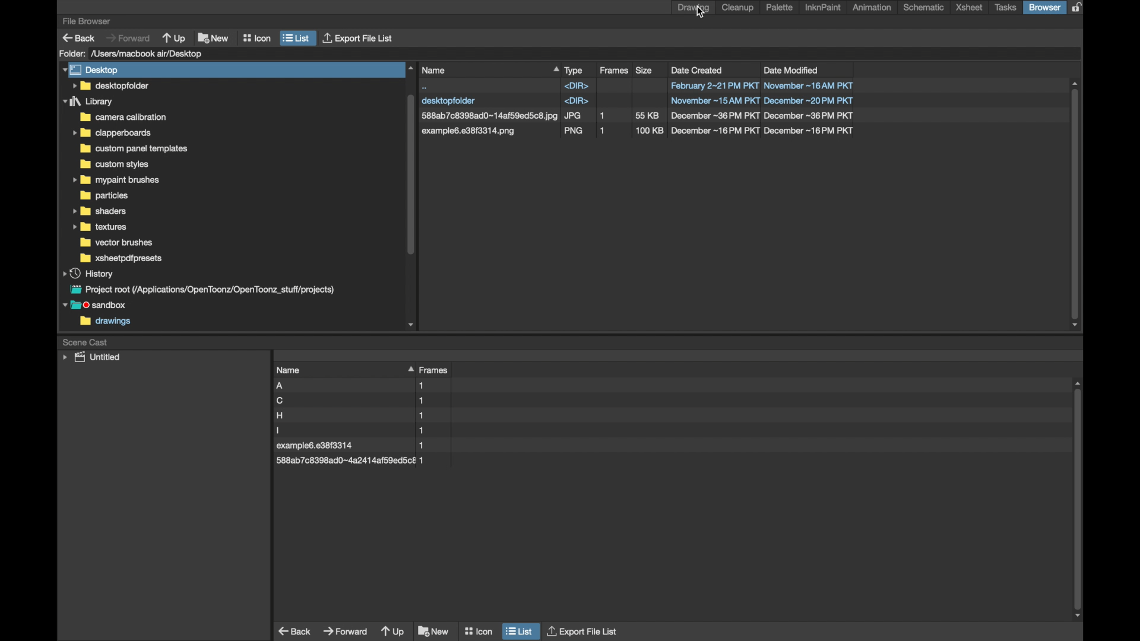  Describe the element at coordinates (97, 306) in the screenshot. I see `sandbox` at that location.